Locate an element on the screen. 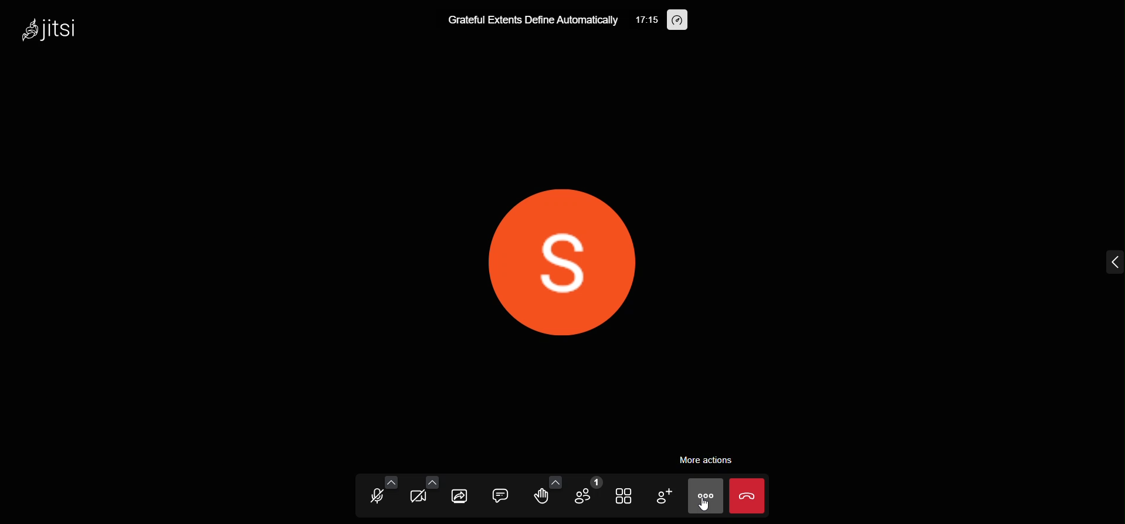 Image resolution: width=1125 pixels, height=524 pixels. screen share is located at coordinates (459, 497).